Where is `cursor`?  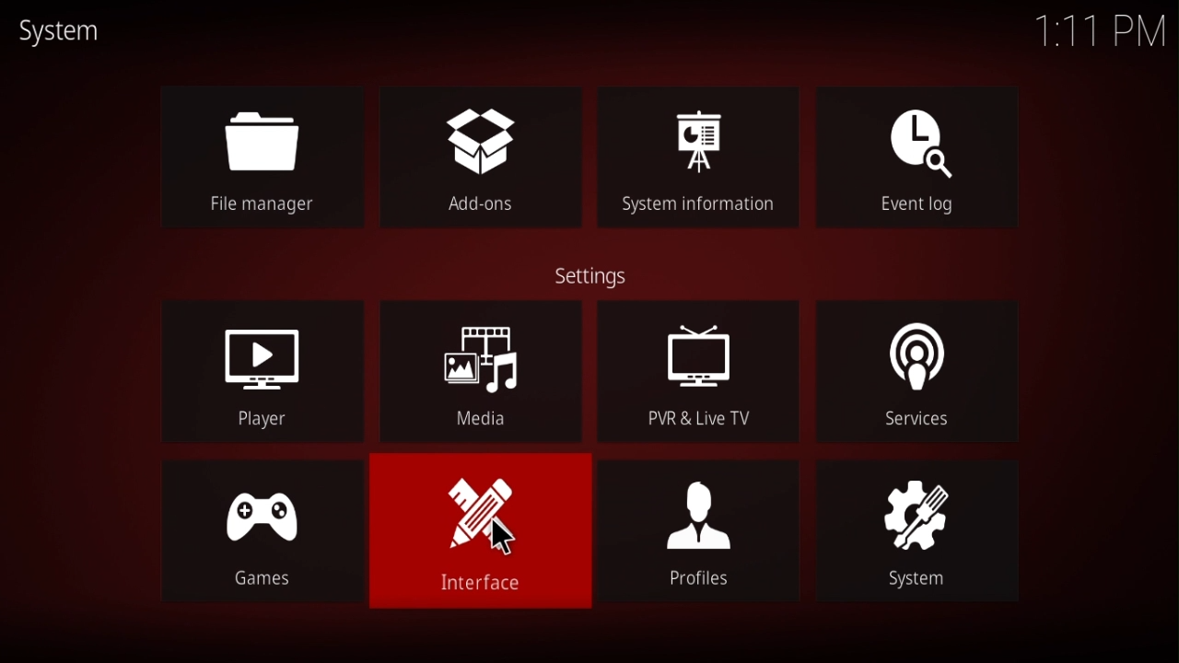 cursor is located at coordinates (508, 536).